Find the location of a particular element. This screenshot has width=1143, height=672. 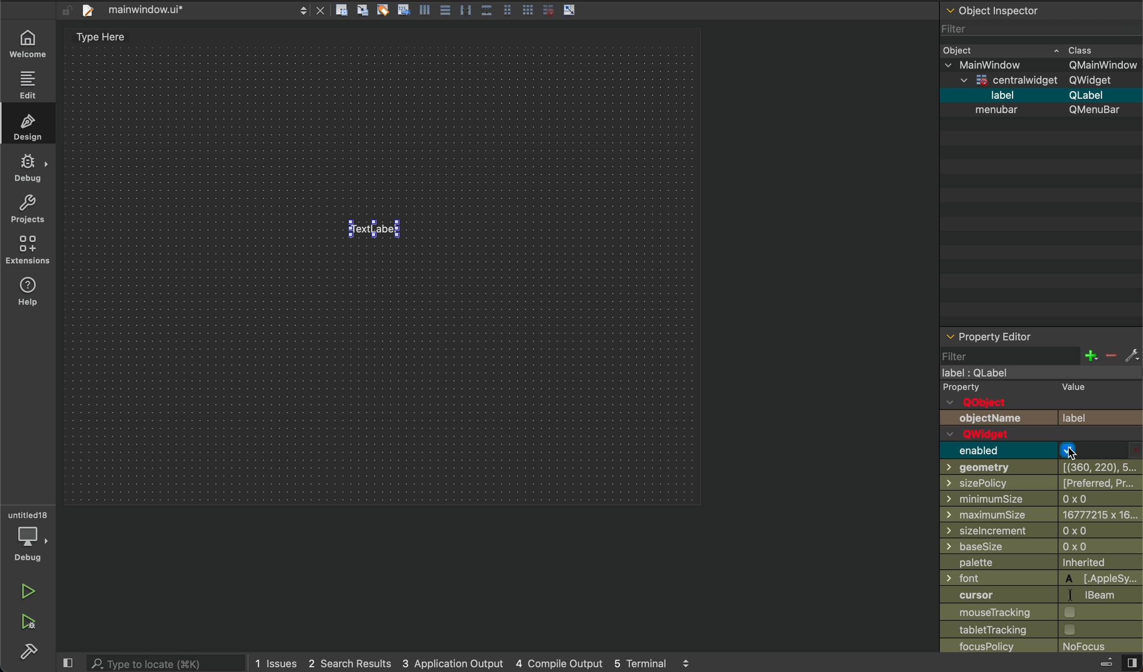

label : Qlabel is located at coordinates (976, 374).